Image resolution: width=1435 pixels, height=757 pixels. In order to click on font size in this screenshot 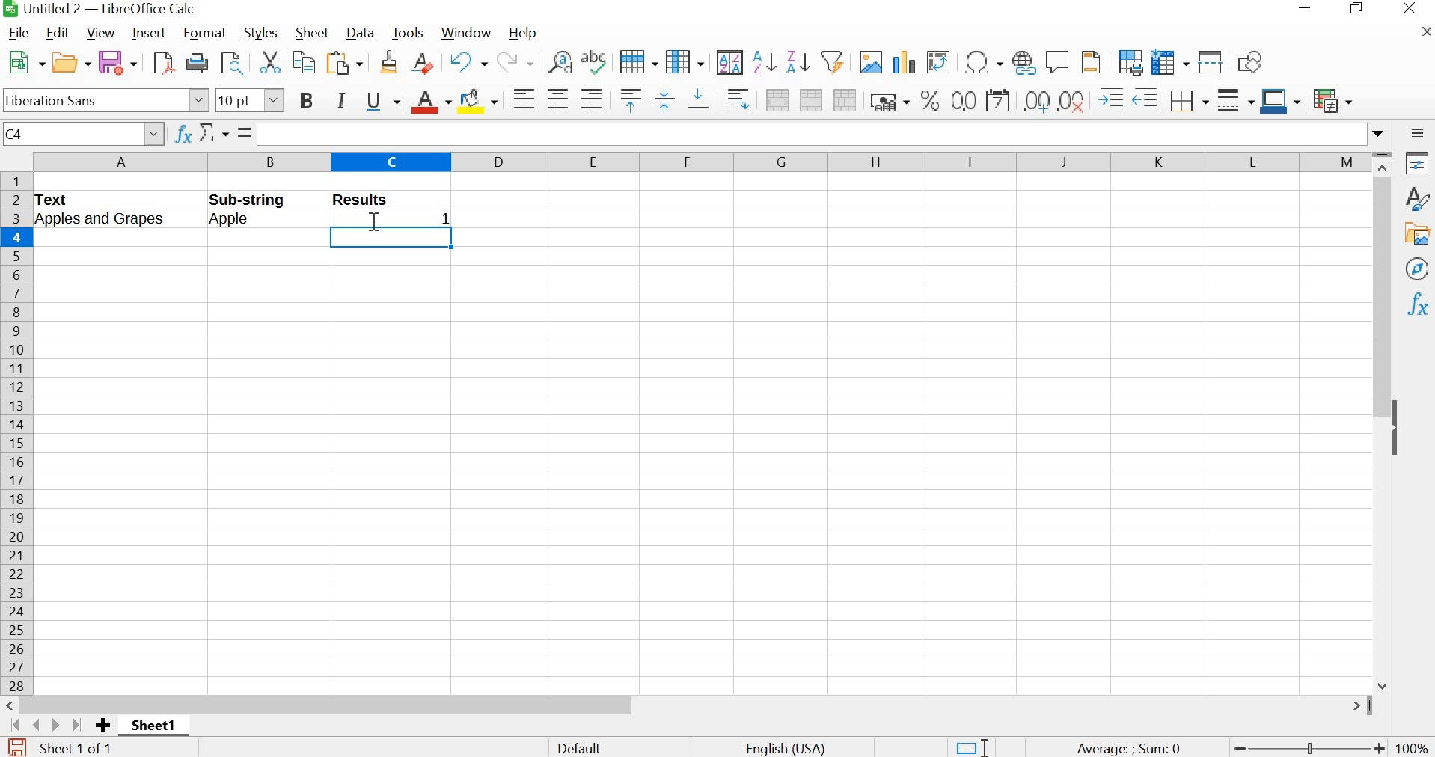, I will do `click(250, 99)`.